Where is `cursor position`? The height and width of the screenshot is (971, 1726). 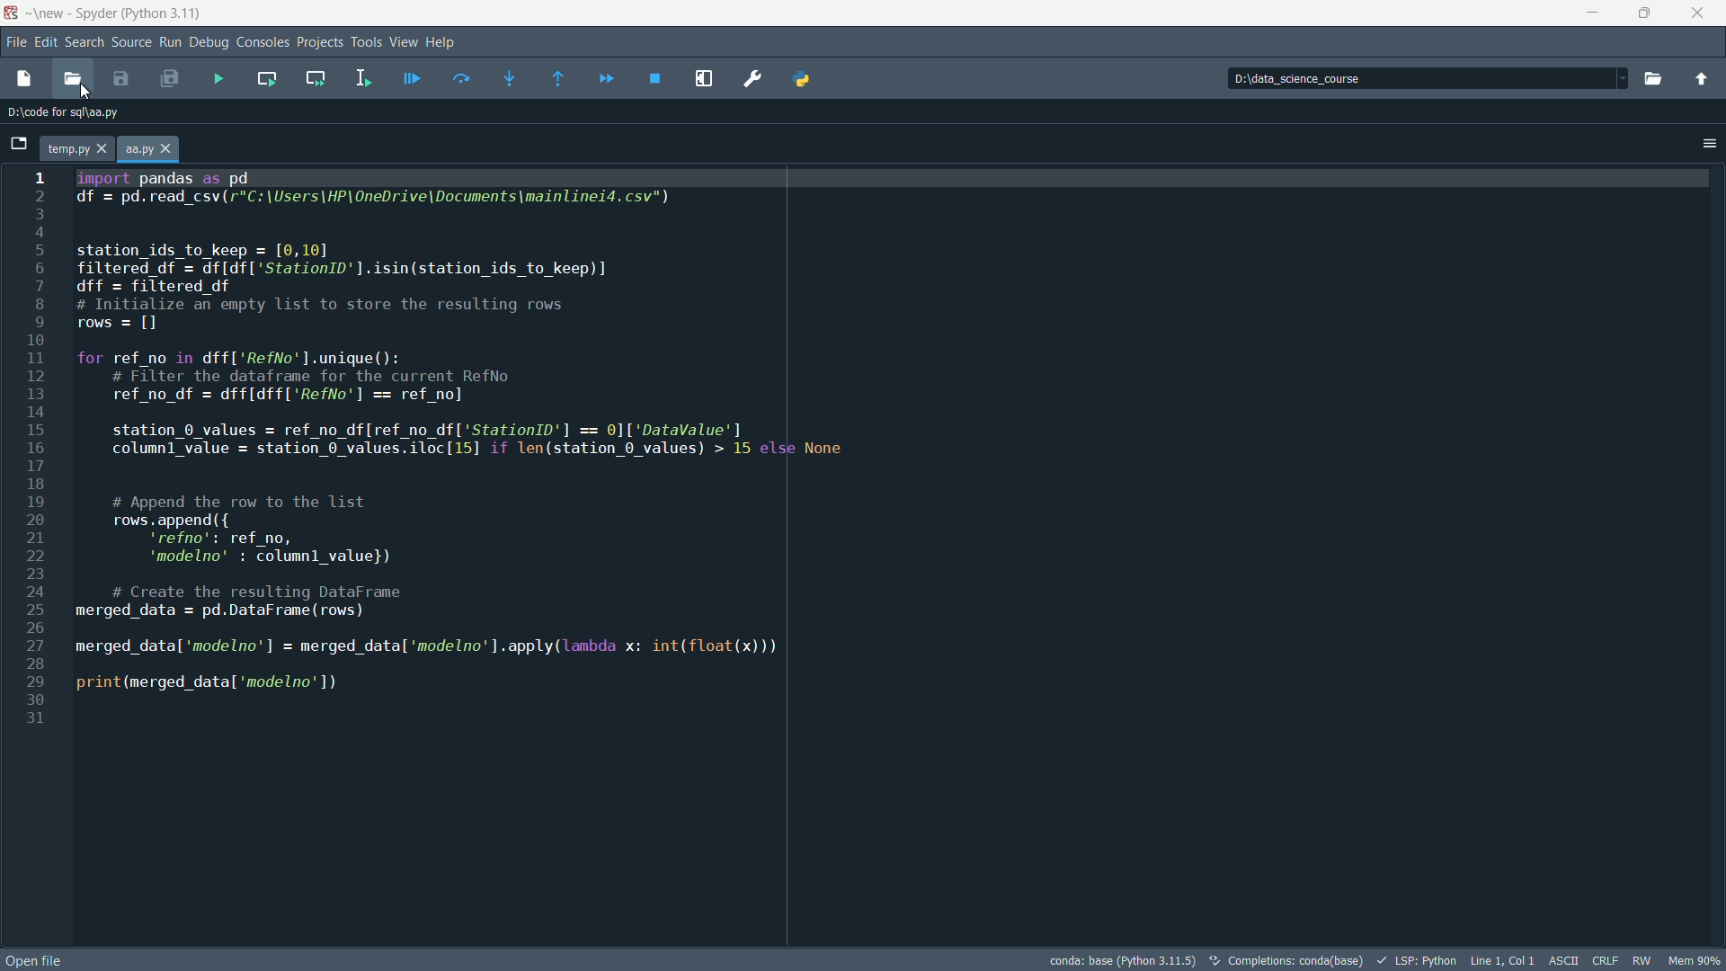
cursor position is located at coordinates (1503, 959).